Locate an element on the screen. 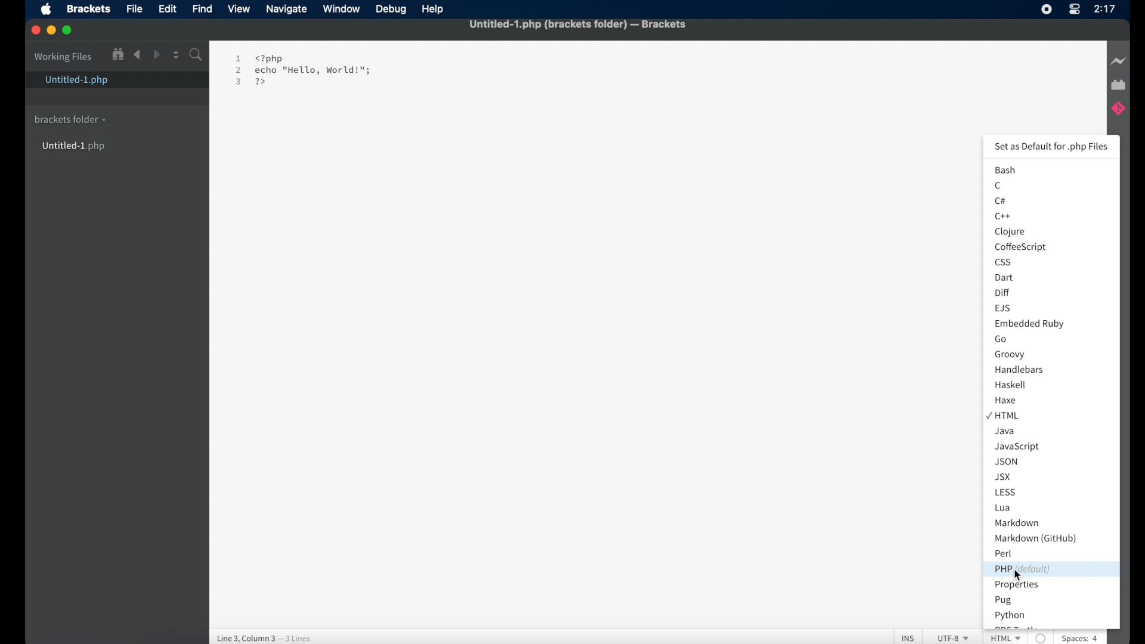  untitled-1.php is located at coordinates (76, 81).